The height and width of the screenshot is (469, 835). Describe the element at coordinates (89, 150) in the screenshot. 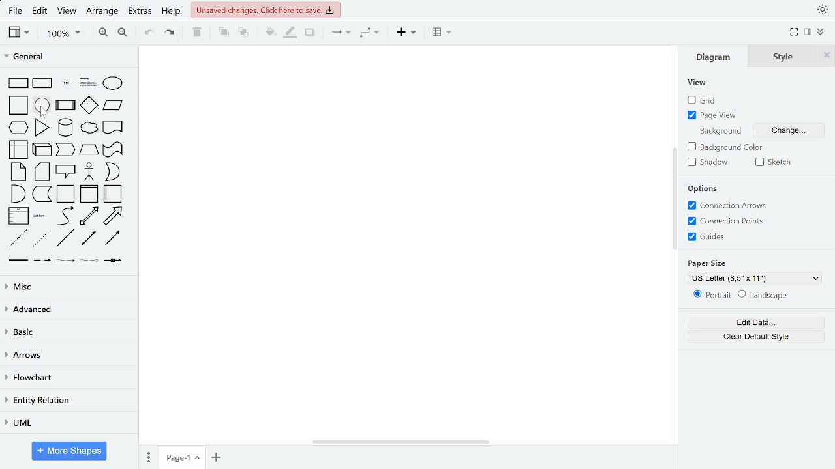

I see `trapezoid` at that location.